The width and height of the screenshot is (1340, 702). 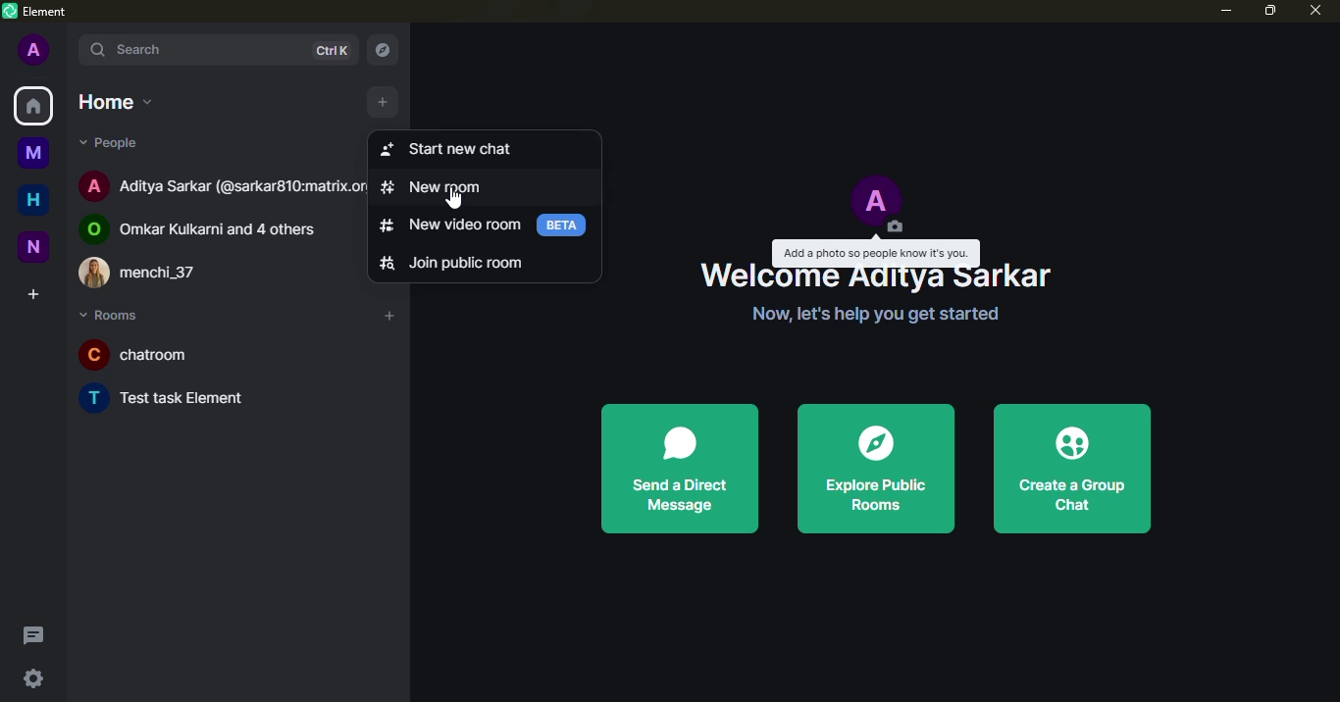 What do you see at coordinates (112, 317) in the screenshot?
I see `rooms` at bounding box center [112, 317].